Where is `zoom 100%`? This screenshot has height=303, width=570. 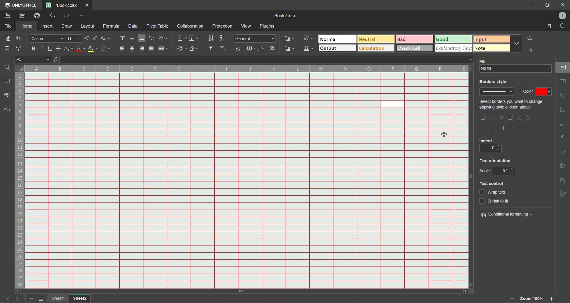 zoom 100% is located at coordinates (531, 299).